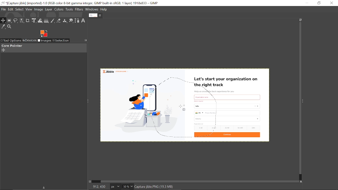 This screenshot has width=338, height=190. I want to click on Close tab, so click(100, 15).